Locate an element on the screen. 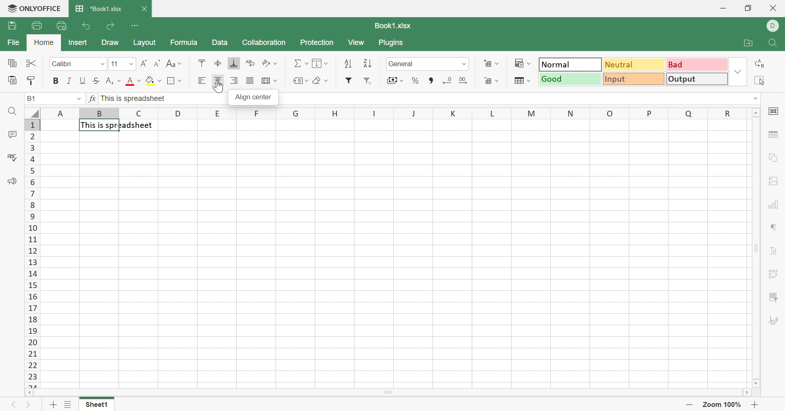  fx is located at coordinates (93, 98).